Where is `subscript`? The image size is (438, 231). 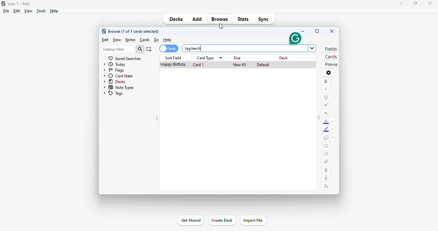 subscript is located at coordinates (326, 113).